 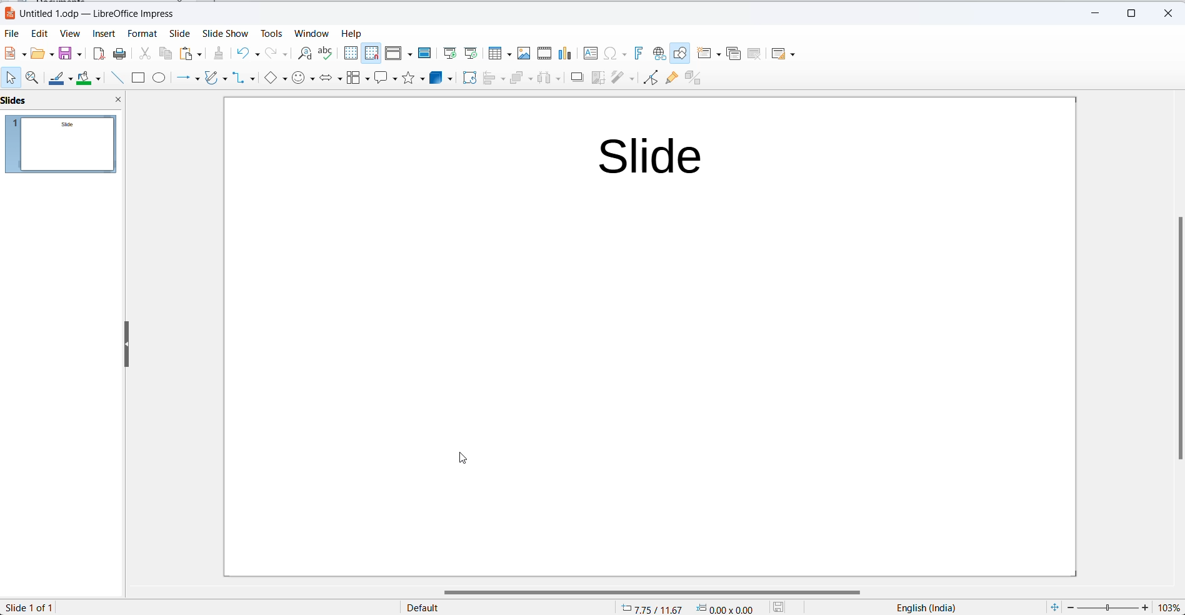 I want to click on slide, so click(x=177, y=33).